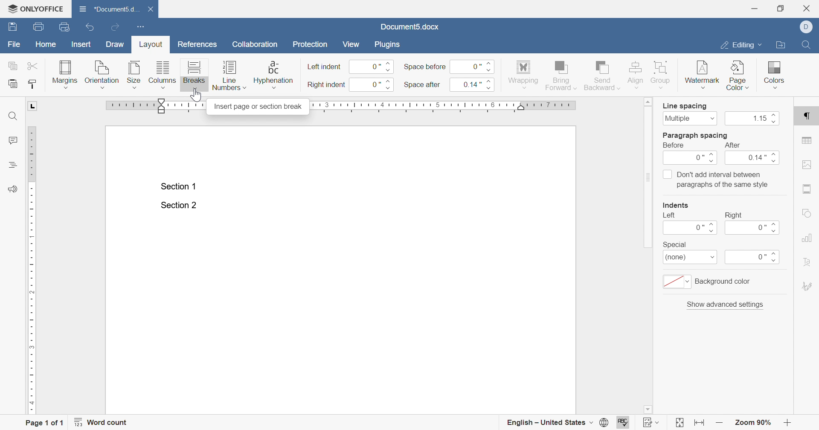 Image resolution: width=819 pixels, height=430 pixels. Describe the element at coordinates (807, 286) in the screenshot. I see `signature settings` at that location.